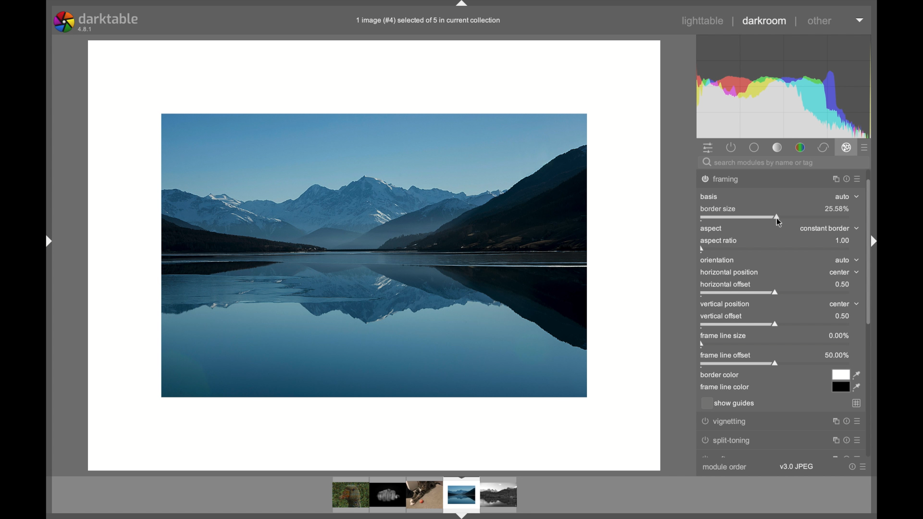  What do you see at coordinates (845, 304) in the screenshot?
I see `center dropdown` at bounding box center [845, 304].